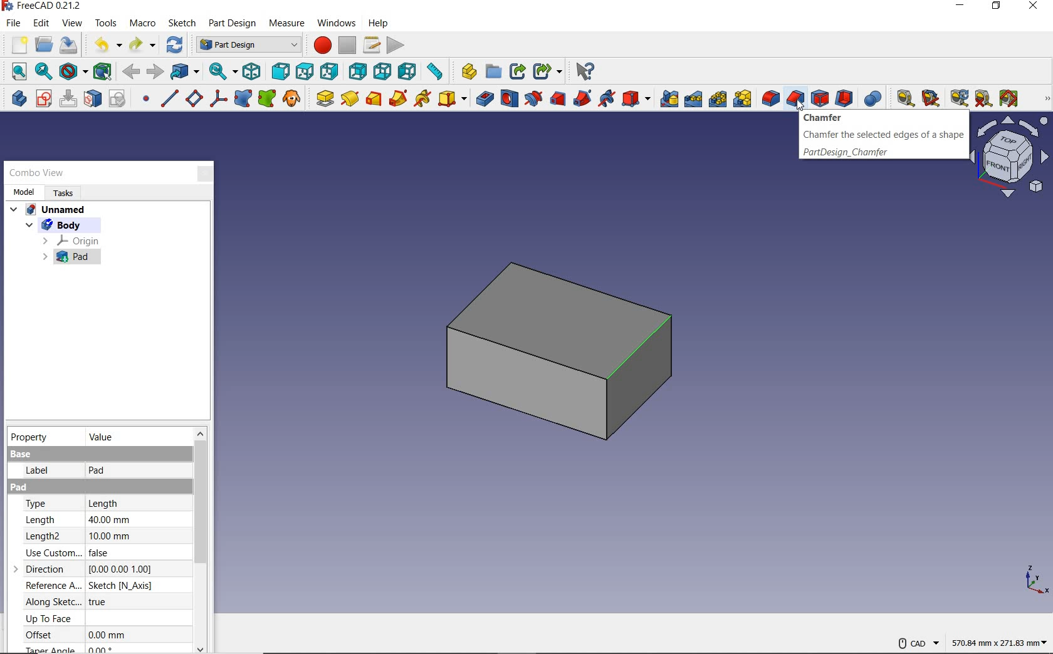  What do you see at coordinates (71, 257) in the screenshot?
I see `pad` at bounding box center [71, 257].